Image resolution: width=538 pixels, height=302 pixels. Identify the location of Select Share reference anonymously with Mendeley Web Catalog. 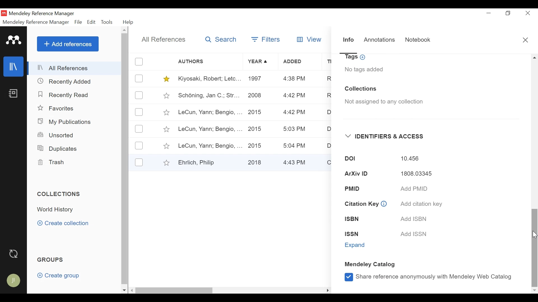
(428, 277).